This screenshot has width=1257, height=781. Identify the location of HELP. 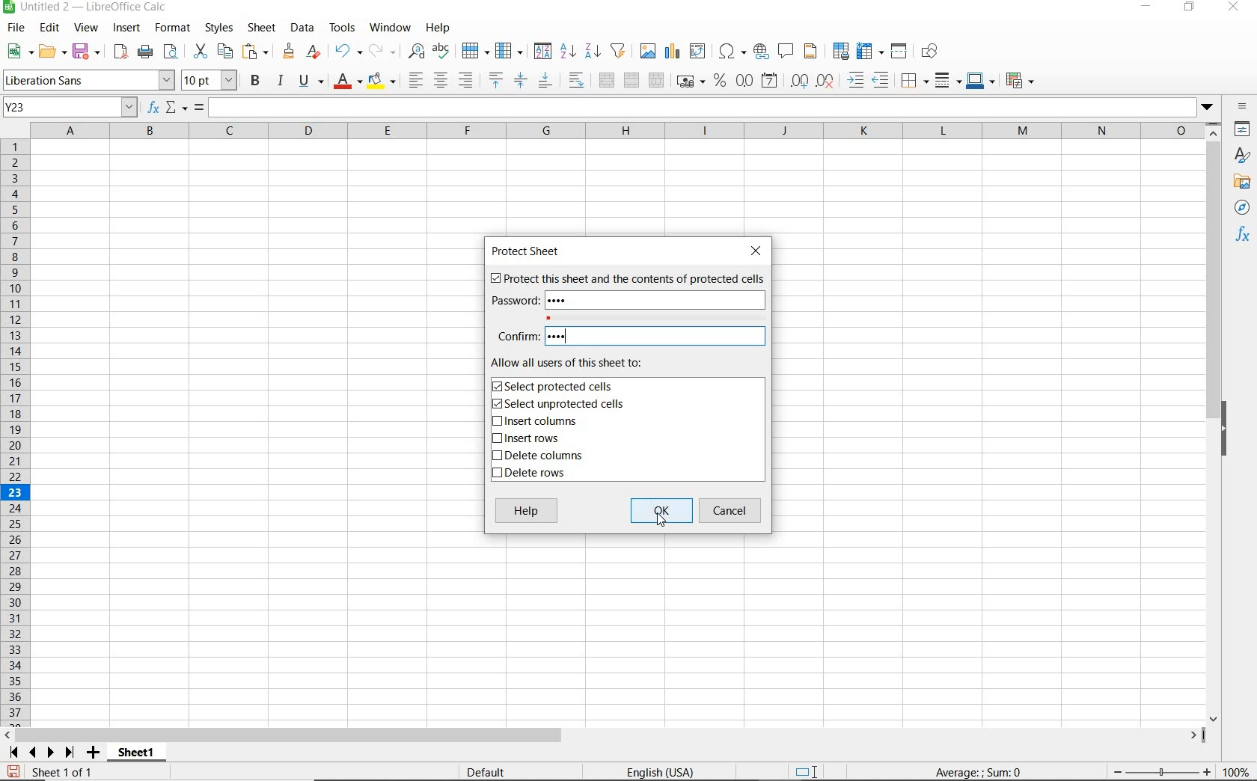
(441, 28).